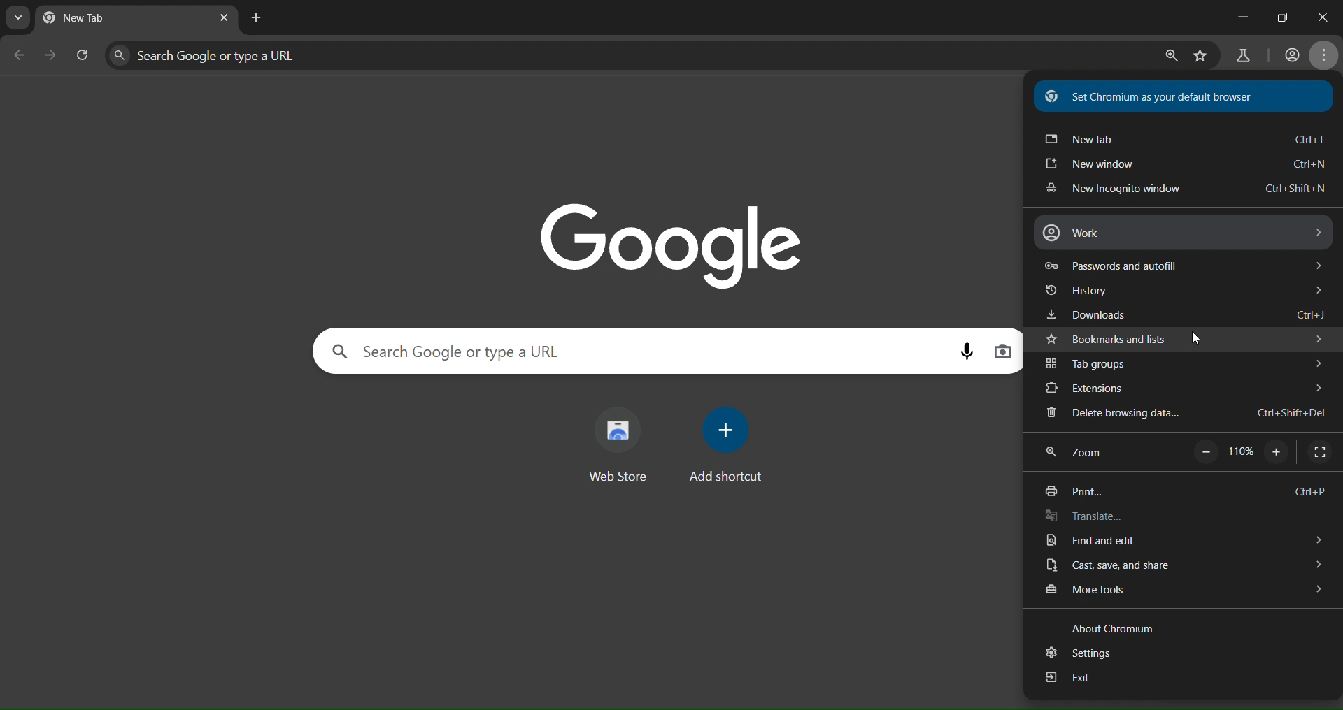 The image size is (1343, 710). I want to click on display fullscreen, so click(1322, 451).